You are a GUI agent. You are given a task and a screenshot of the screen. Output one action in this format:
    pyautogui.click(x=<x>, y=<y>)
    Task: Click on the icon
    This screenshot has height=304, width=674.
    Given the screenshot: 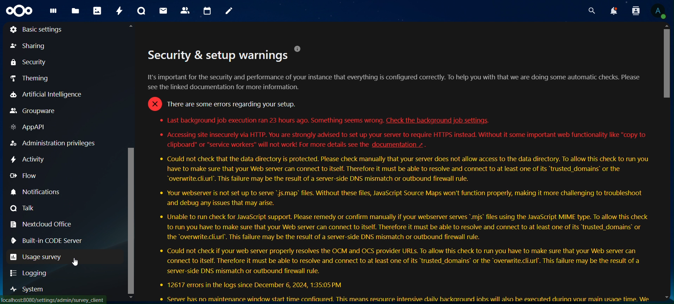 What is the action you would take?
    pyautogui.click(x=18, y=11)
    